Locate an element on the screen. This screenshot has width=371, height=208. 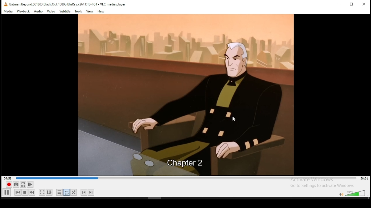
maximize is located at coordinates (353, 5).